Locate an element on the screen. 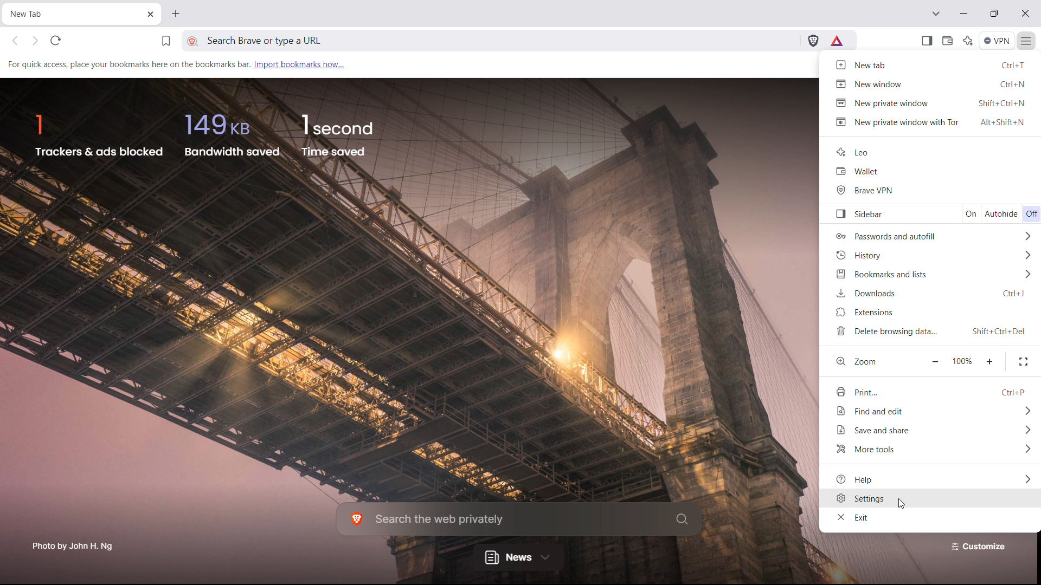  + is located at coordinates (989, 361).